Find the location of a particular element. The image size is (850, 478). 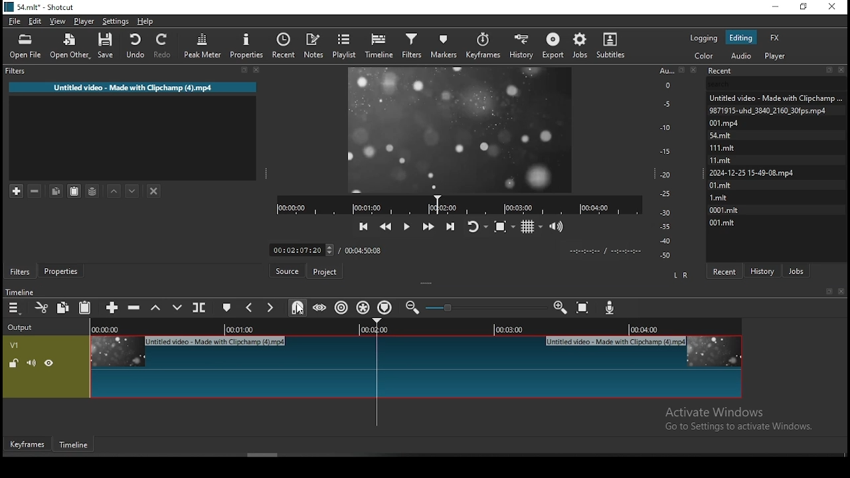

time format is located at coordinates (608, 251).